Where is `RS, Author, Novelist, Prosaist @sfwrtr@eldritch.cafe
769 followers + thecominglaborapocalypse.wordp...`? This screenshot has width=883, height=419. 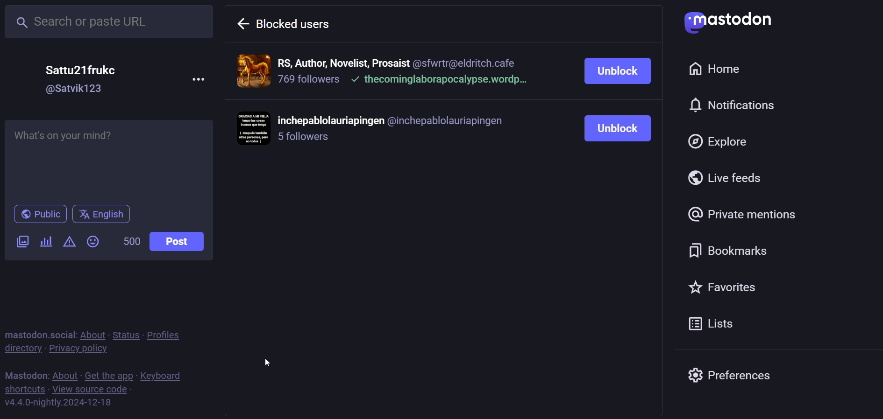 RS, Author, Novelist, Prosaist @sfwrtr@eldritch.cafe
769 followers + thecominglaborapocalypse.wordp... is located at coordinates (405, 70).